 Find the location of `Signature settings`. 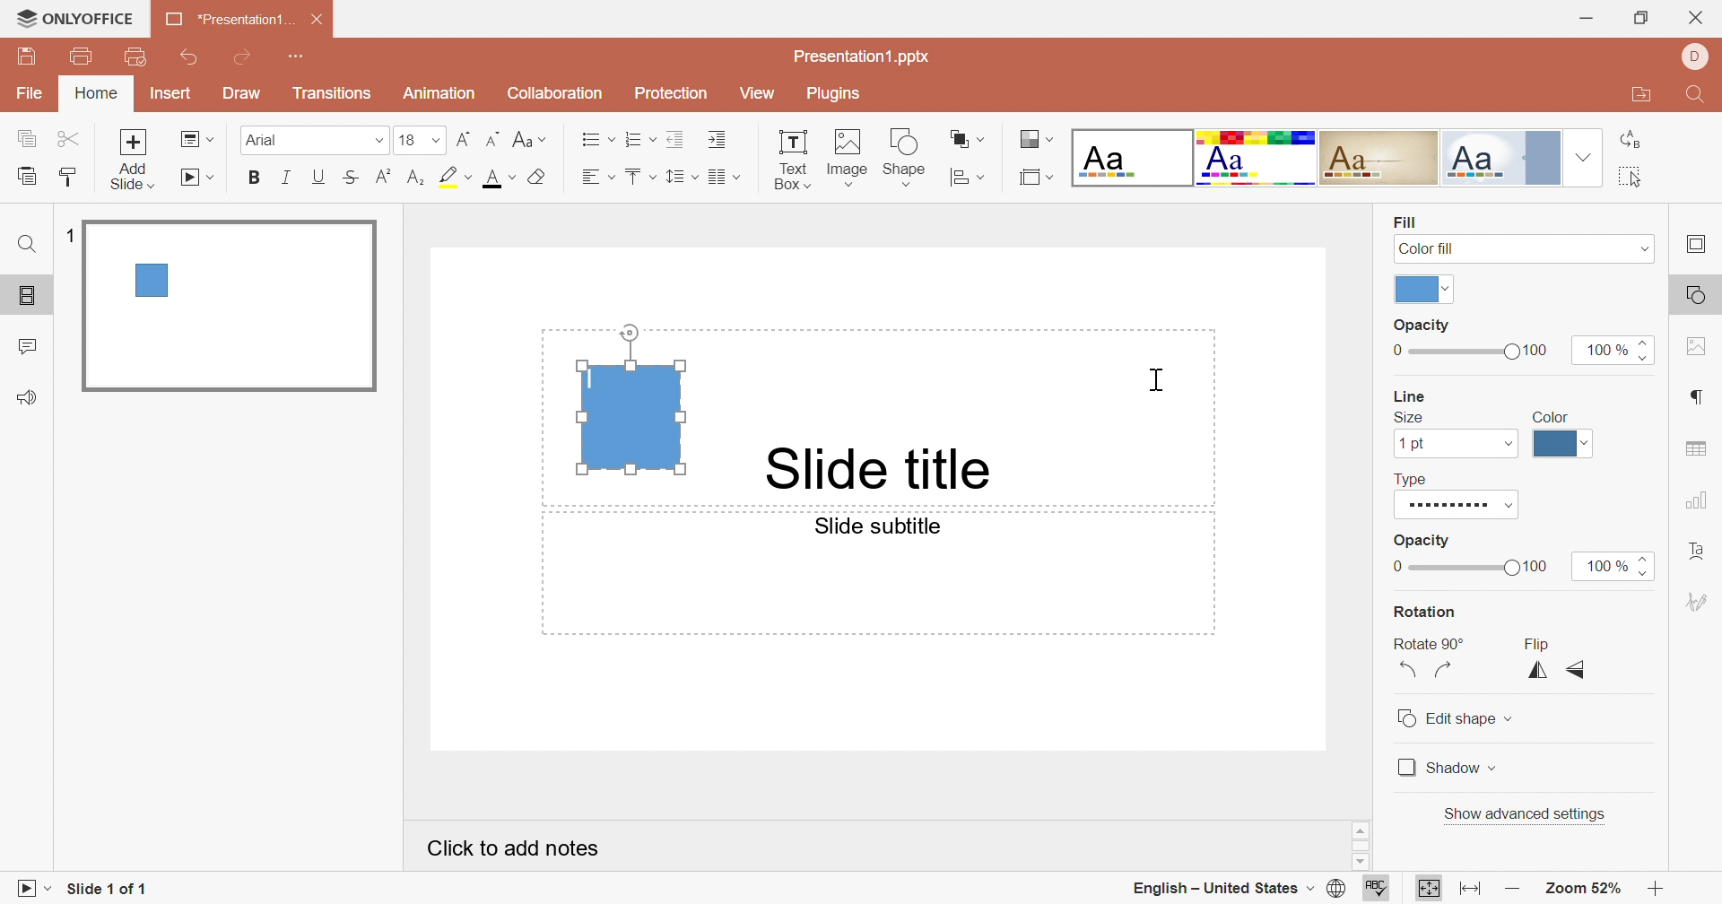

Signature settings is located at coordinates (1699, 598).